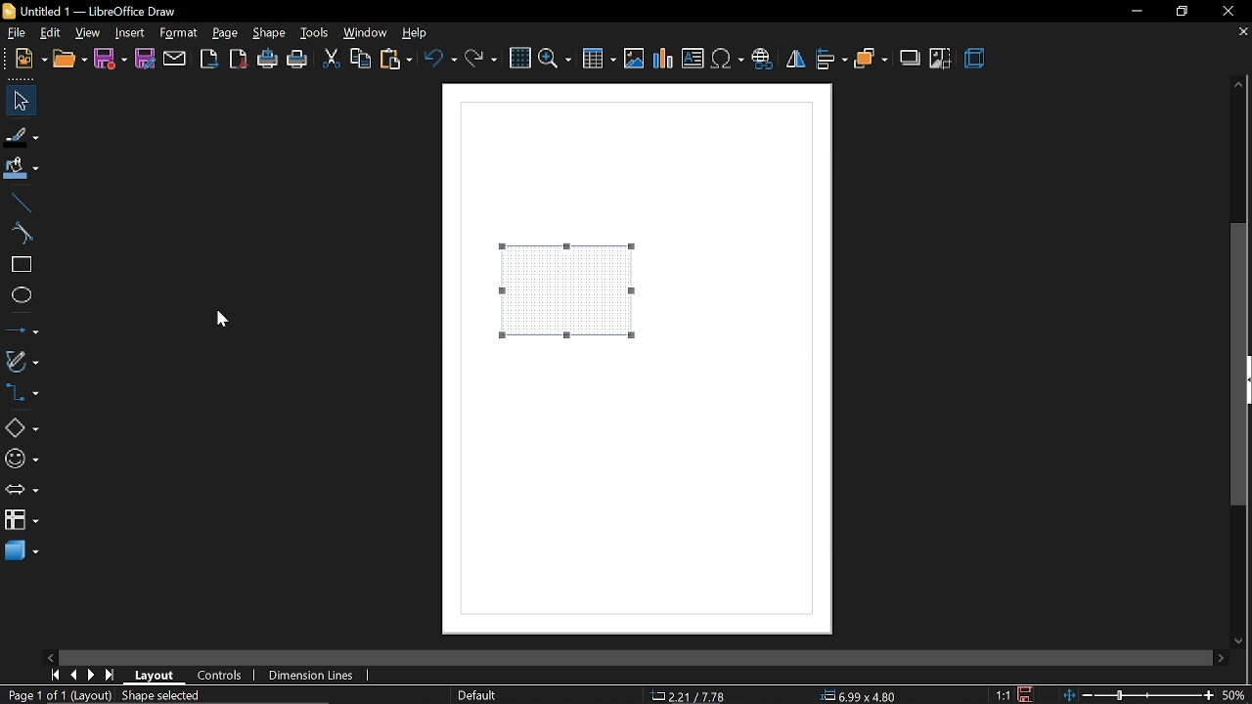  I want to click on save, so click(1026, 691).